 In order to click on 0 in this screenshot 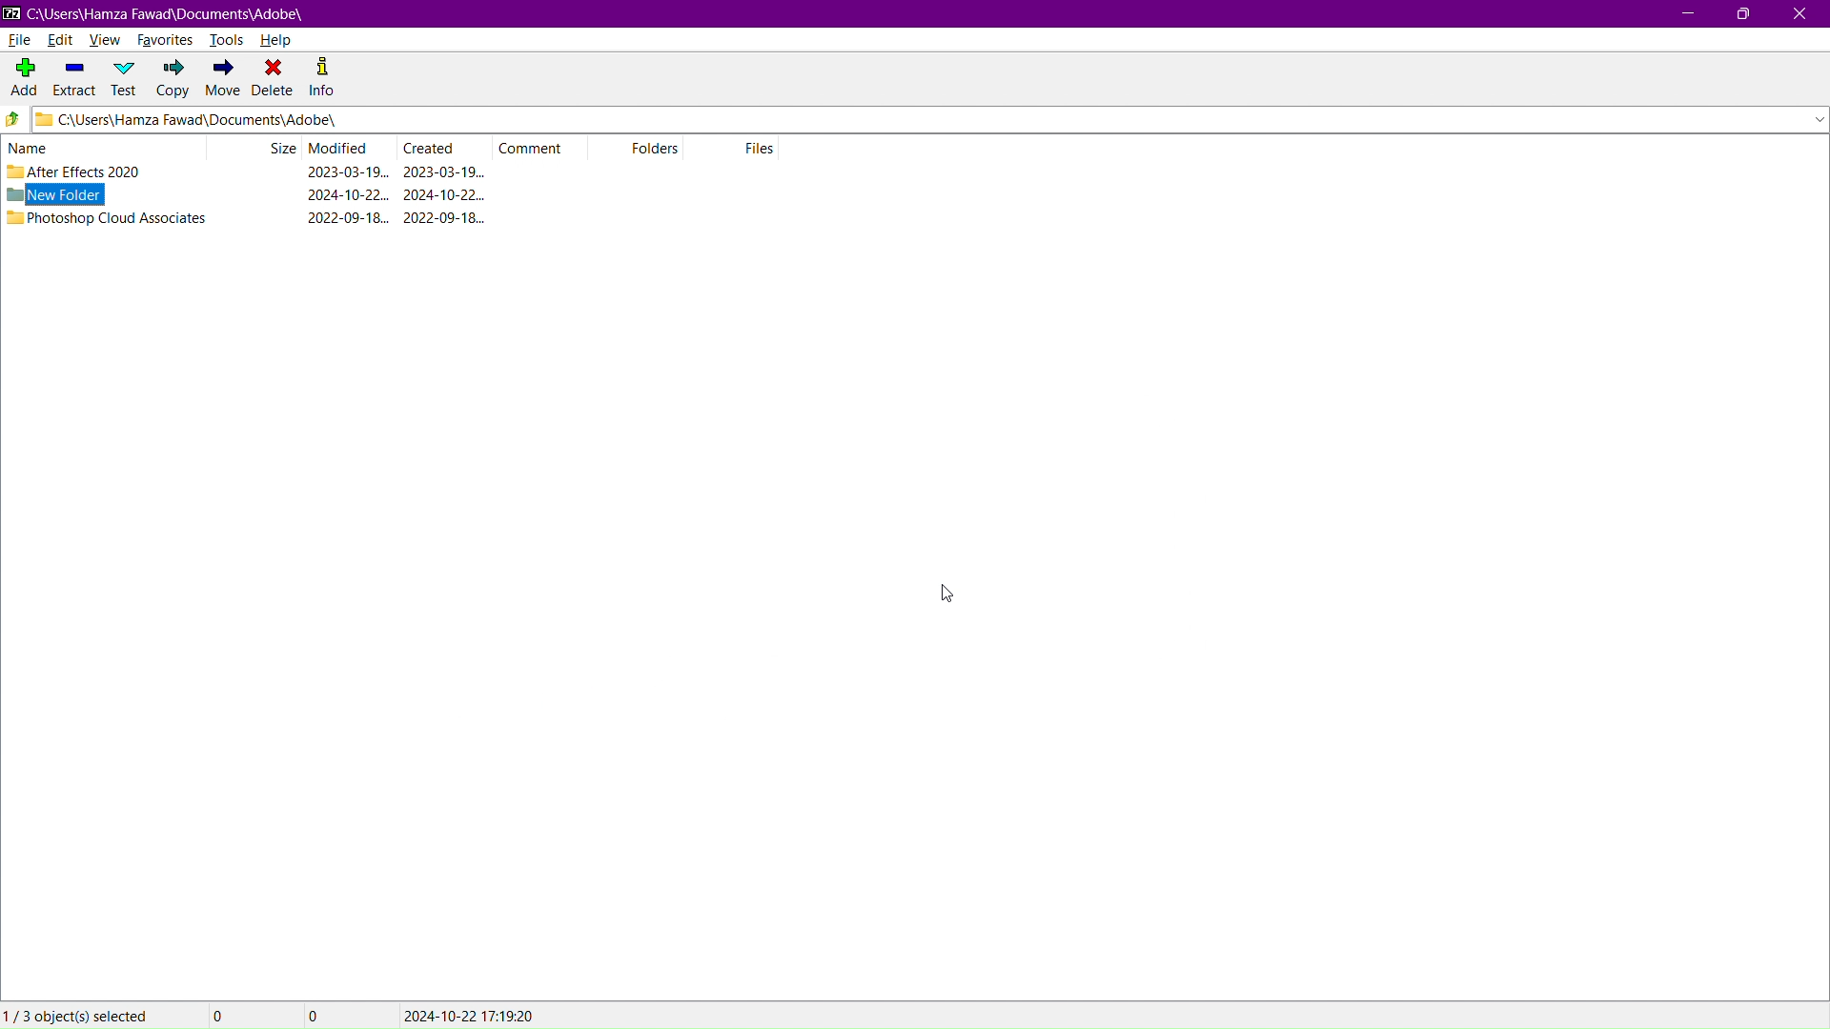, I will do `click(217, 1014)`.